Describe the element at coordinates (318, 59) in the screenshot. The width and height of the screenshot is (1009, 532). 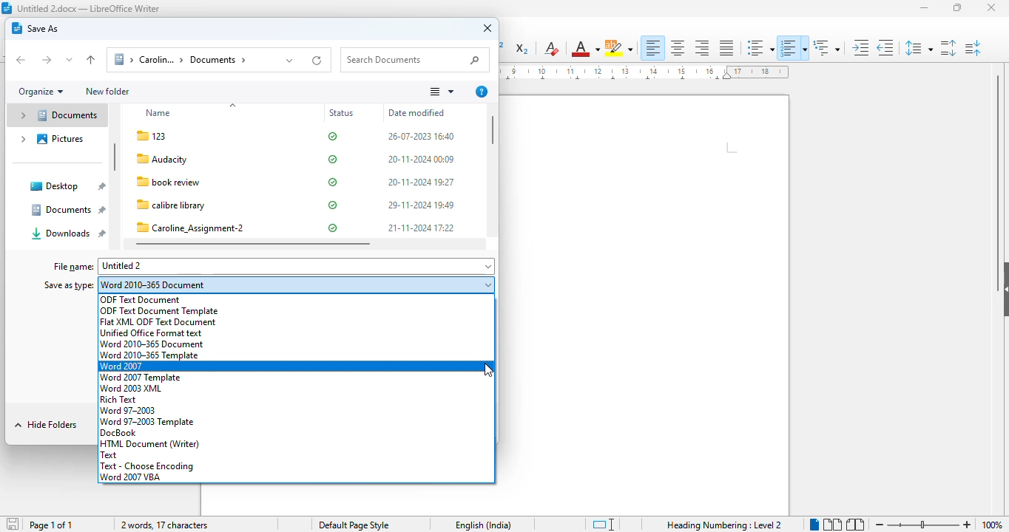
I see `refresh "documents"` at that location.